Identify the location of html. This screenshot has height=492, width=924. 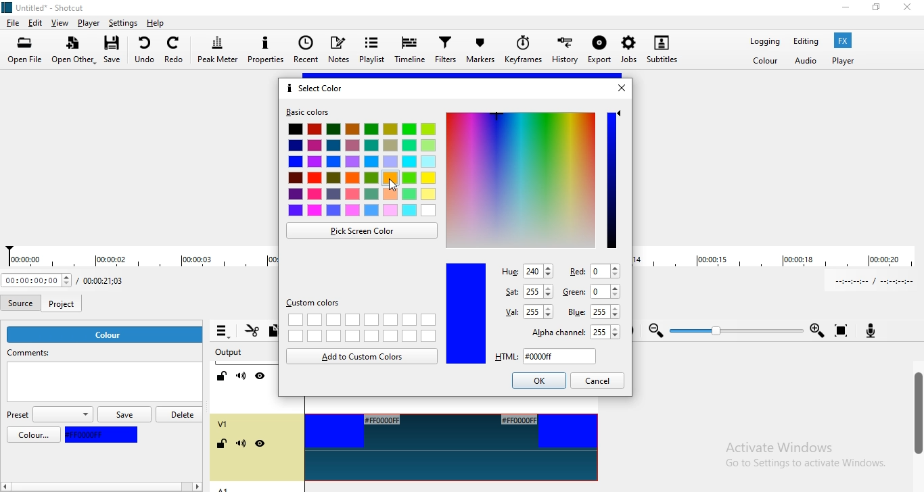
(542, 357).